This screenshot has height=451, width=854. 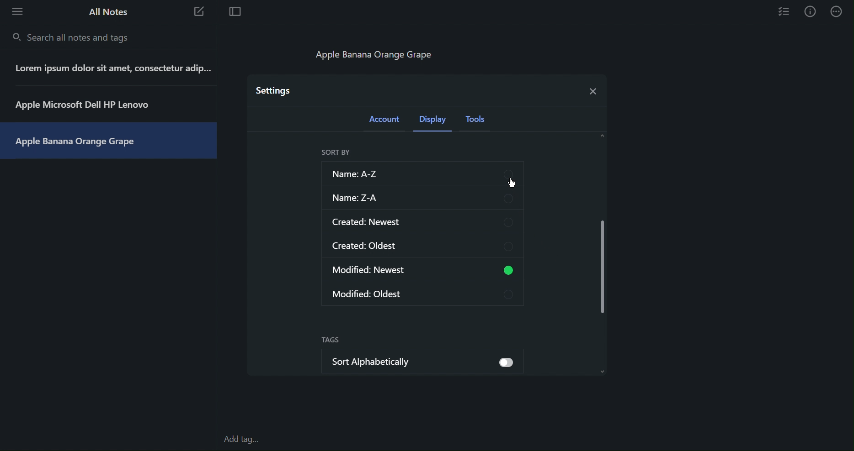 What do you see at coordinates (336, 152) in the screenshot?
I see `Sort By` at bounding box center [336, 152].